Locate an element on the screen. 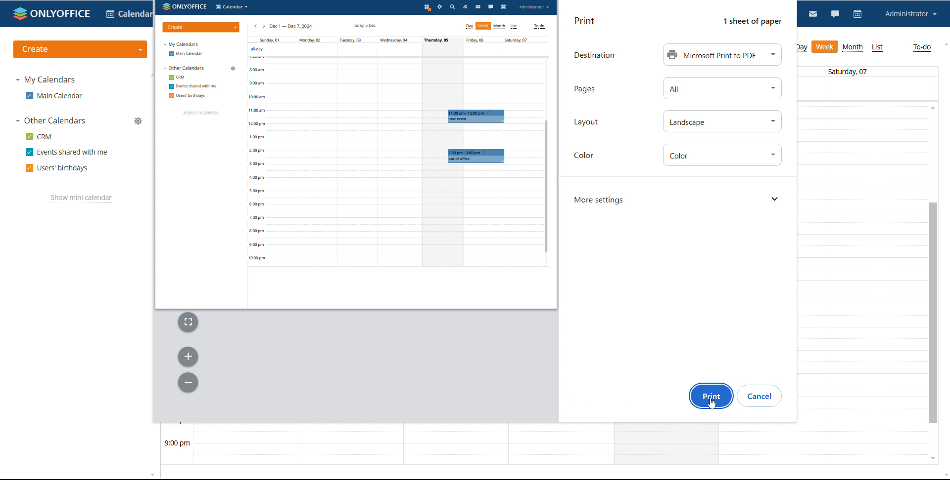 The height and width of the screenshot is (480, 950). main calendar is located at coordinates (55, 95).